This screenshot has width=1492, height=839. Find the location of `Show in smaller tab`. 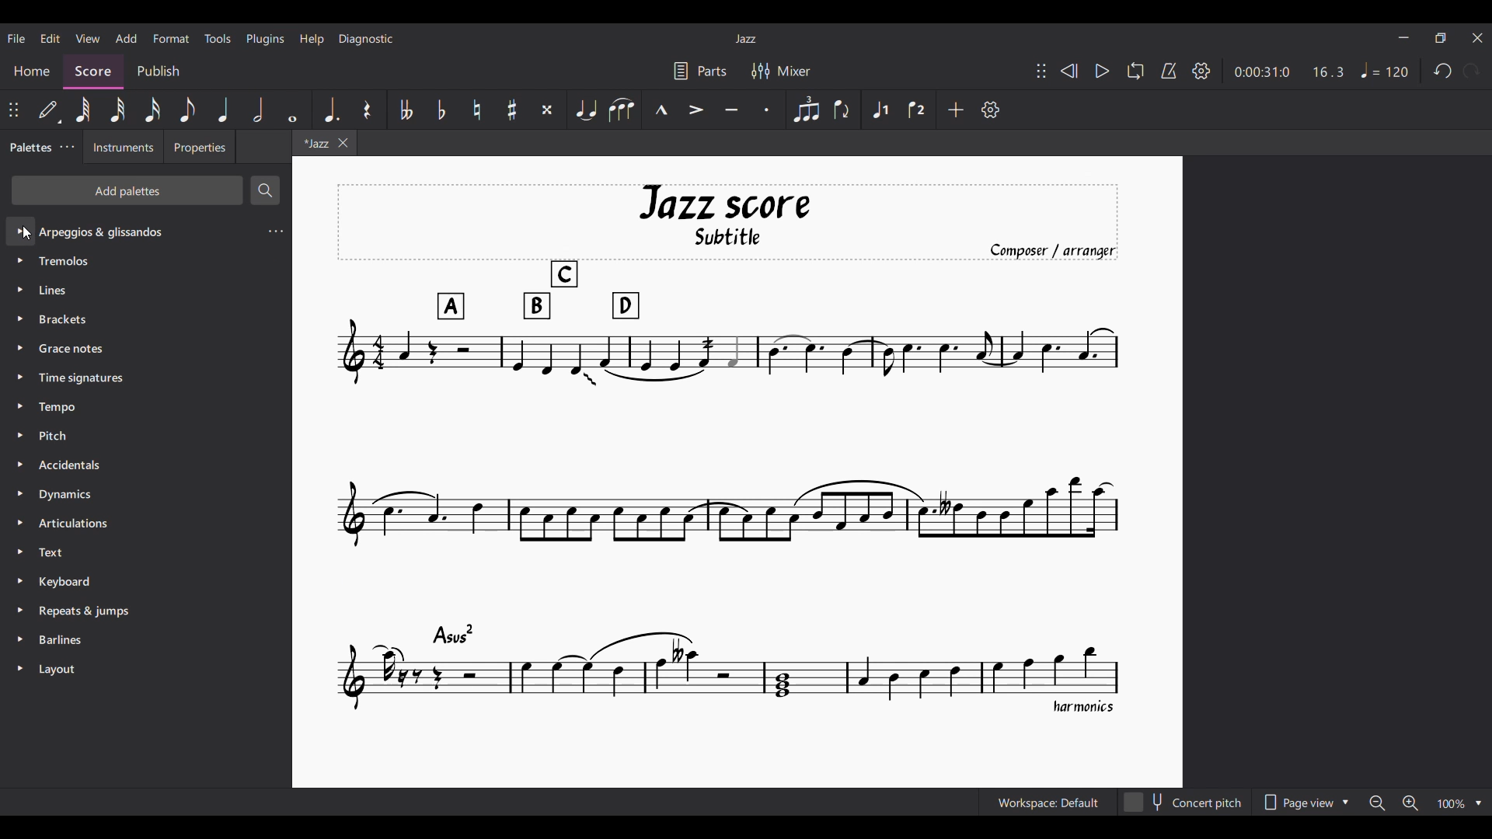

Show in smaller tab is located at coordinates (1440, 37).